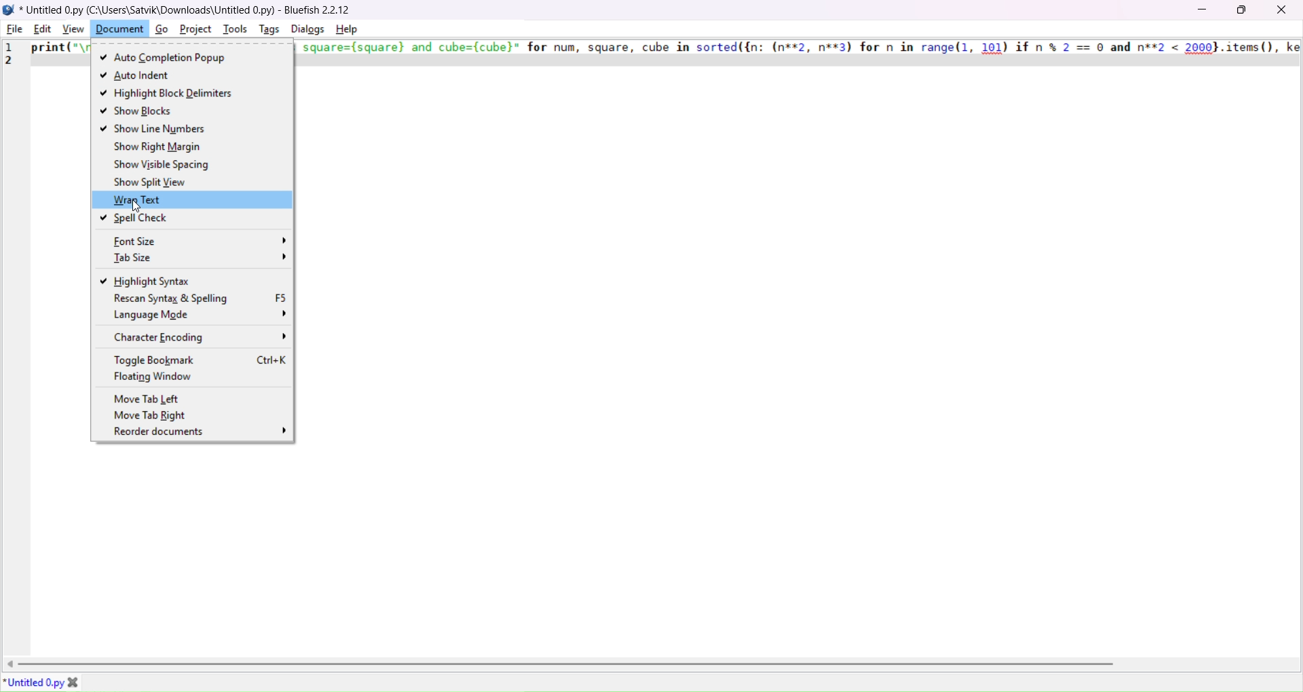 The width and height of the screenshot is (1303, 692). Describe the element at coordinates (571, 664) in the screenshot. I see `horizontal scroll bar` at that location.